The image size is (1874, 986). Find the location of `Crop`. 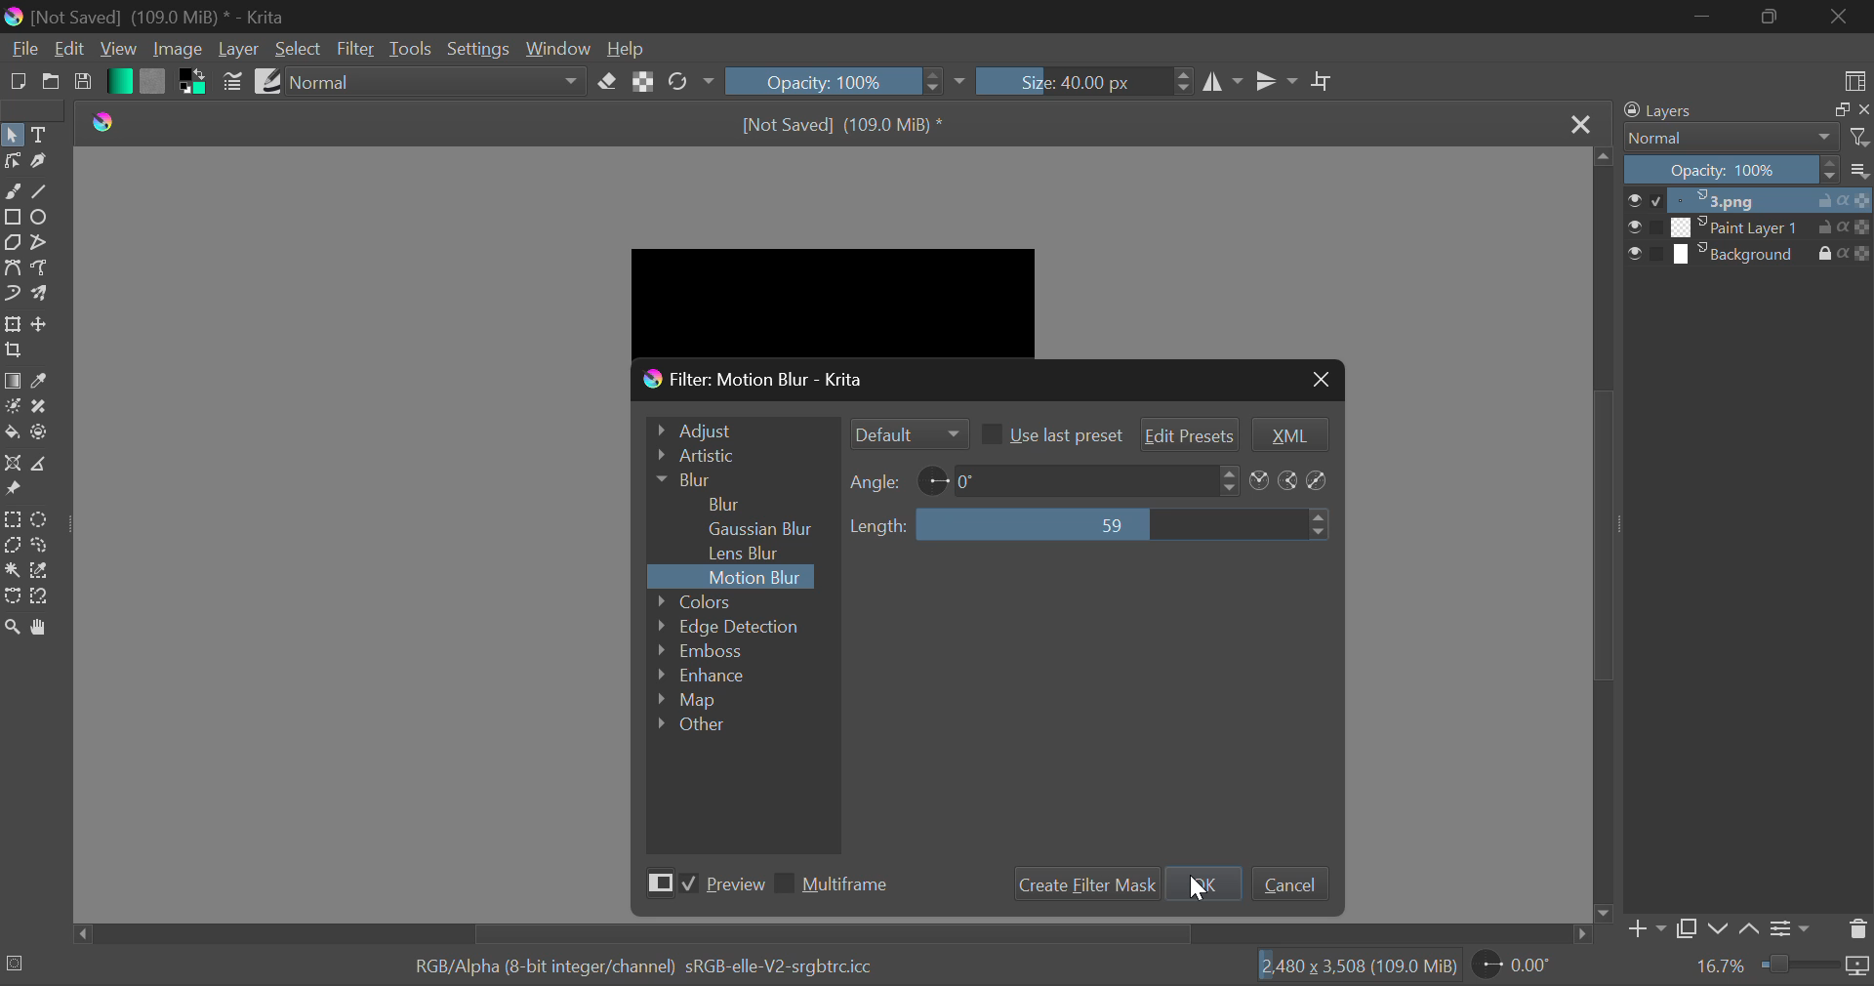

Crop is located at coordinates (14, 351).